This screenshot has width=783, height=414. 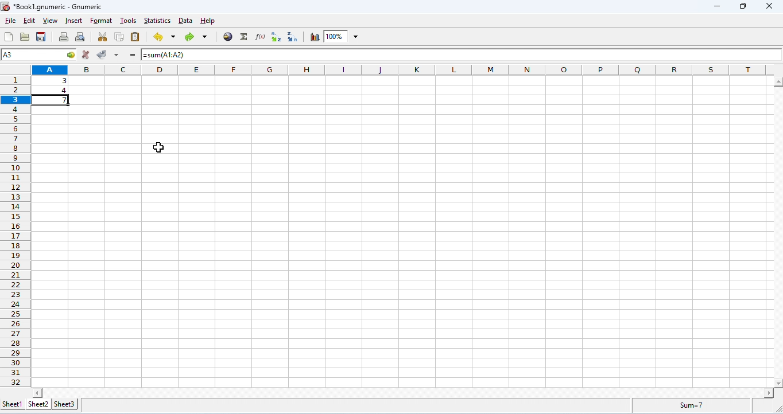 I want to click on formula, so click(x=687, y=405).